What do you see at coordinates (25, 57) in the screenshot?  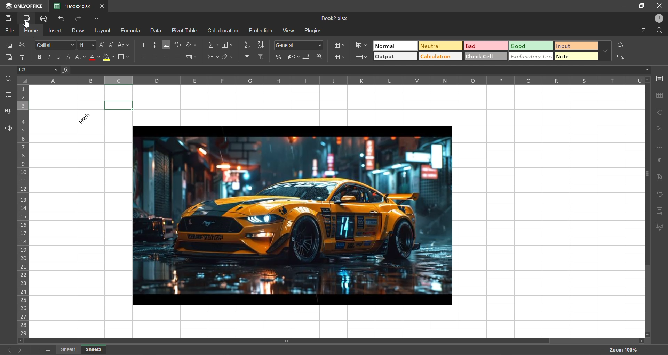 I see `copy style` at bounding box center [25, 57].